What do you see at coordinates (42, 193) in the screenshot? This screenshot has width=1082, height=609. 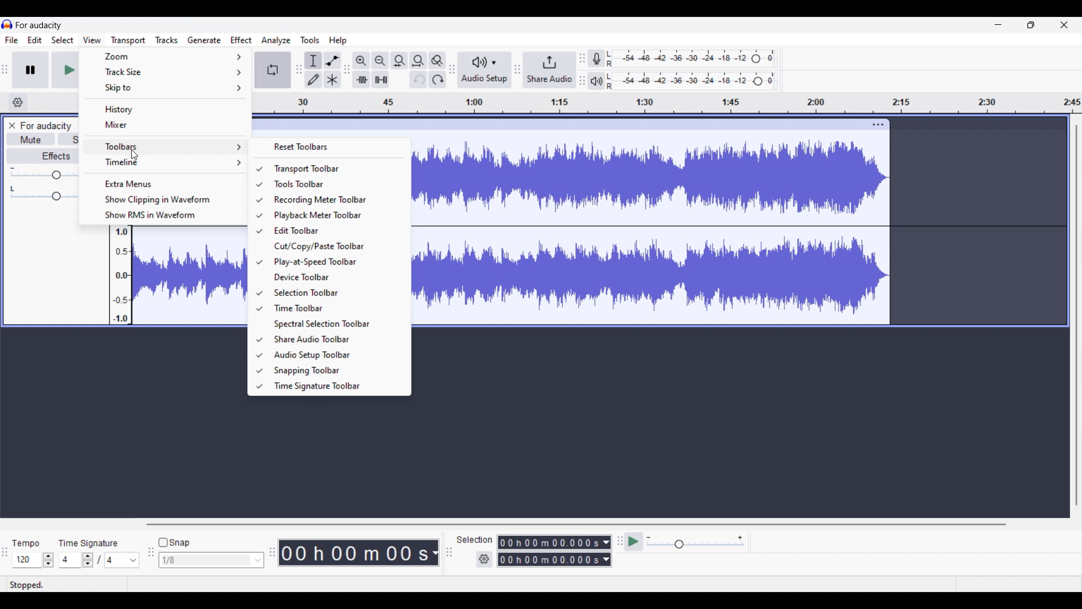 I see `Pan slider` at bounding box center [42, 193].